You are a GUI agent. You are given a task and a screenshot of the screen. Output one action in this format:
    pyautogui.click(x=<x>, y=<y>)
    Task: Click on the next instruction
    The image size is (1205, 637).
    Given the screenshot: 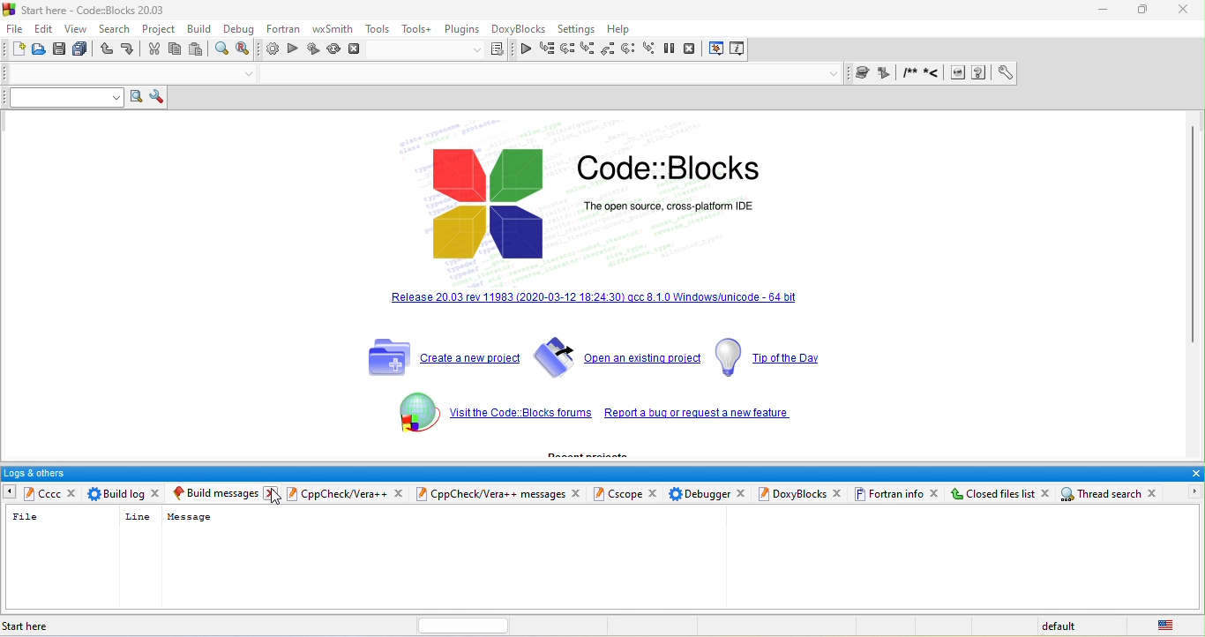 What is the action you would take?
    pyautogui.click(x=628, y=50)
    